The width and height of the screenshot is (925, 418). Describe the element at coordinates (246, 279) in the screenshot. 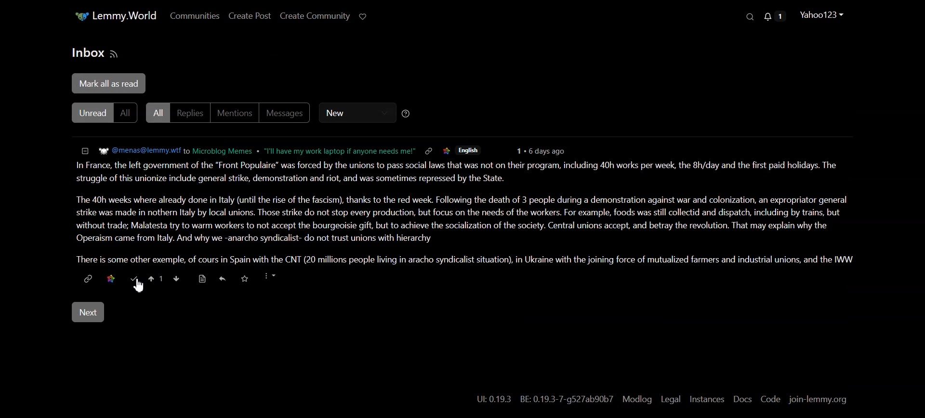

I see `Save` at that location.